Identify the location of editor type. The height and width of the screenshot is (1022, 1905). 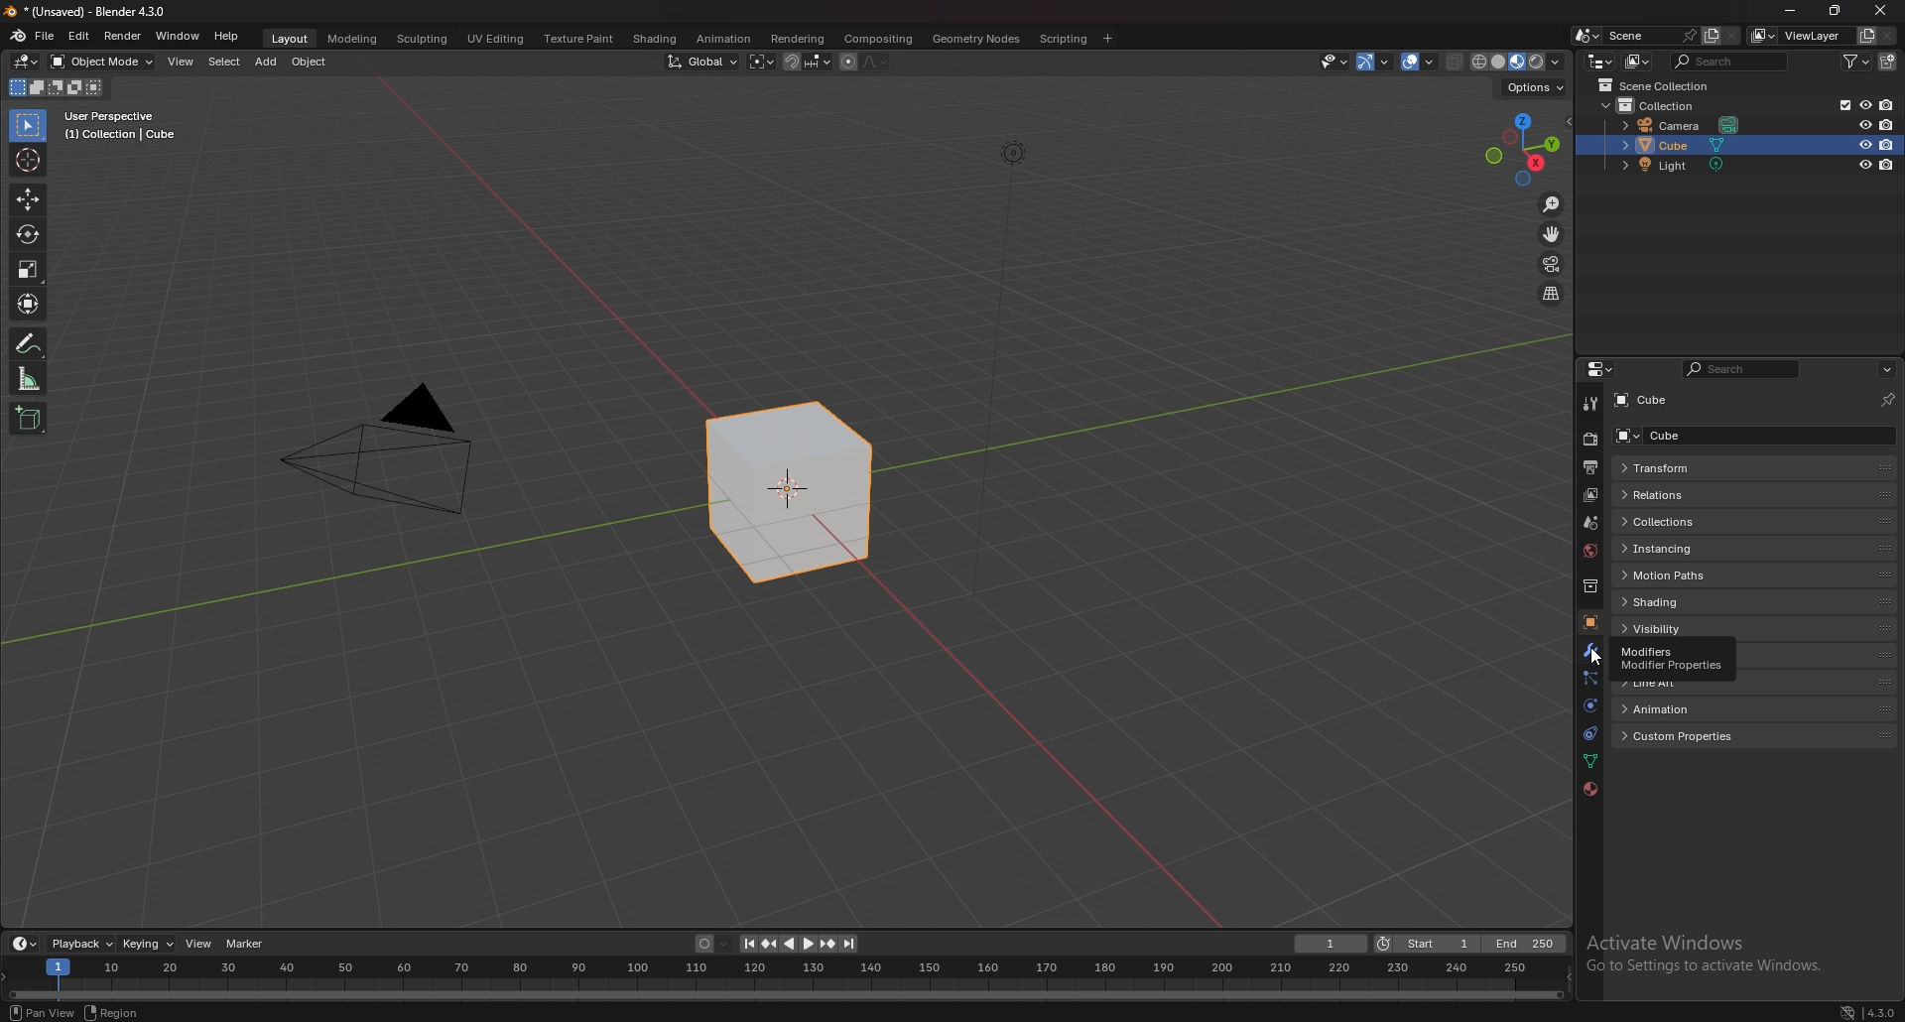
(25, 944).